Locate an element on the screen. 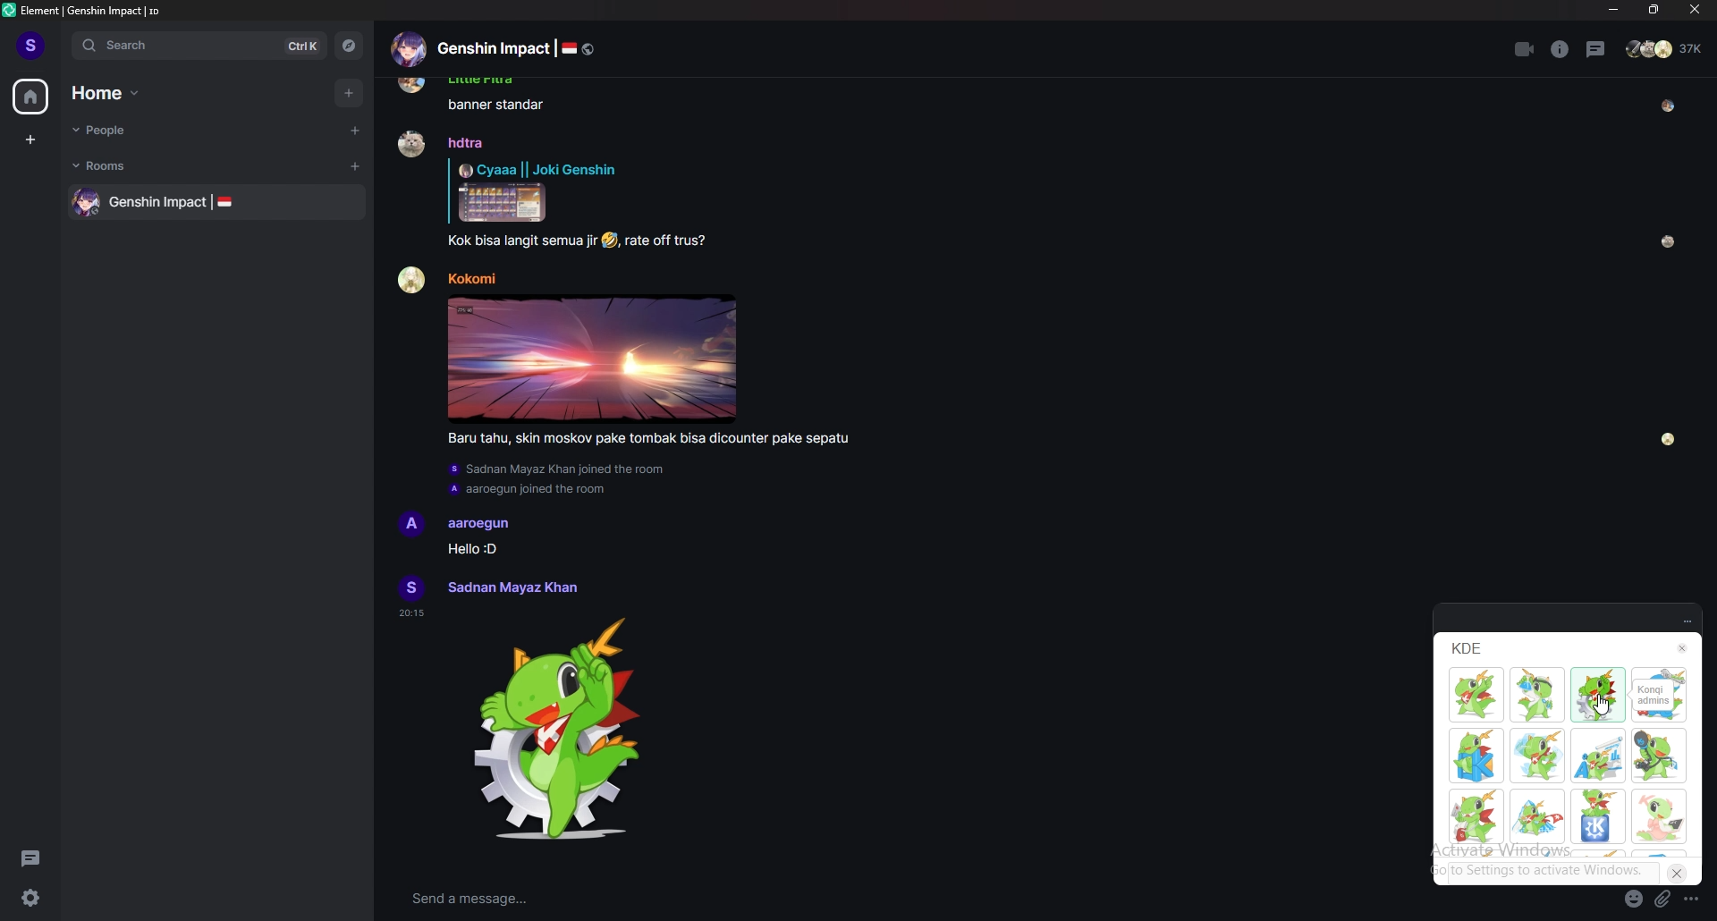  Katie konsole is located at coordinates (1659, 816).